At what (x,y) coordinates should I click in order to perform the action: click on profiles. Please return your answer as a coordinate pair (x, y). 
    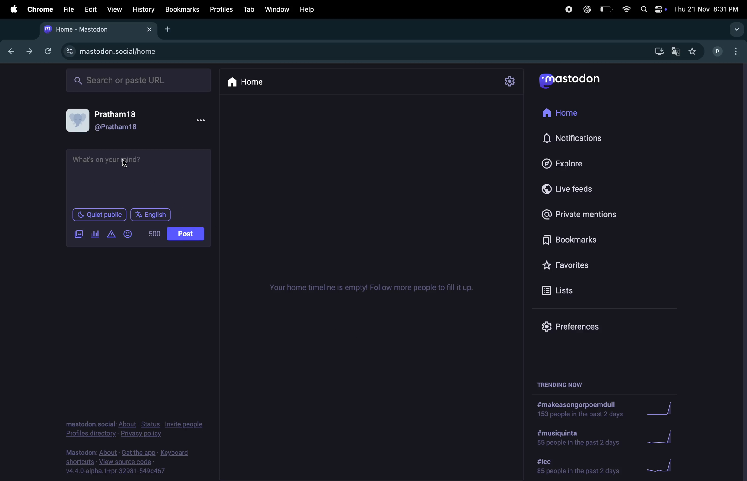
    Looking at the image, I should click on (220, 9).